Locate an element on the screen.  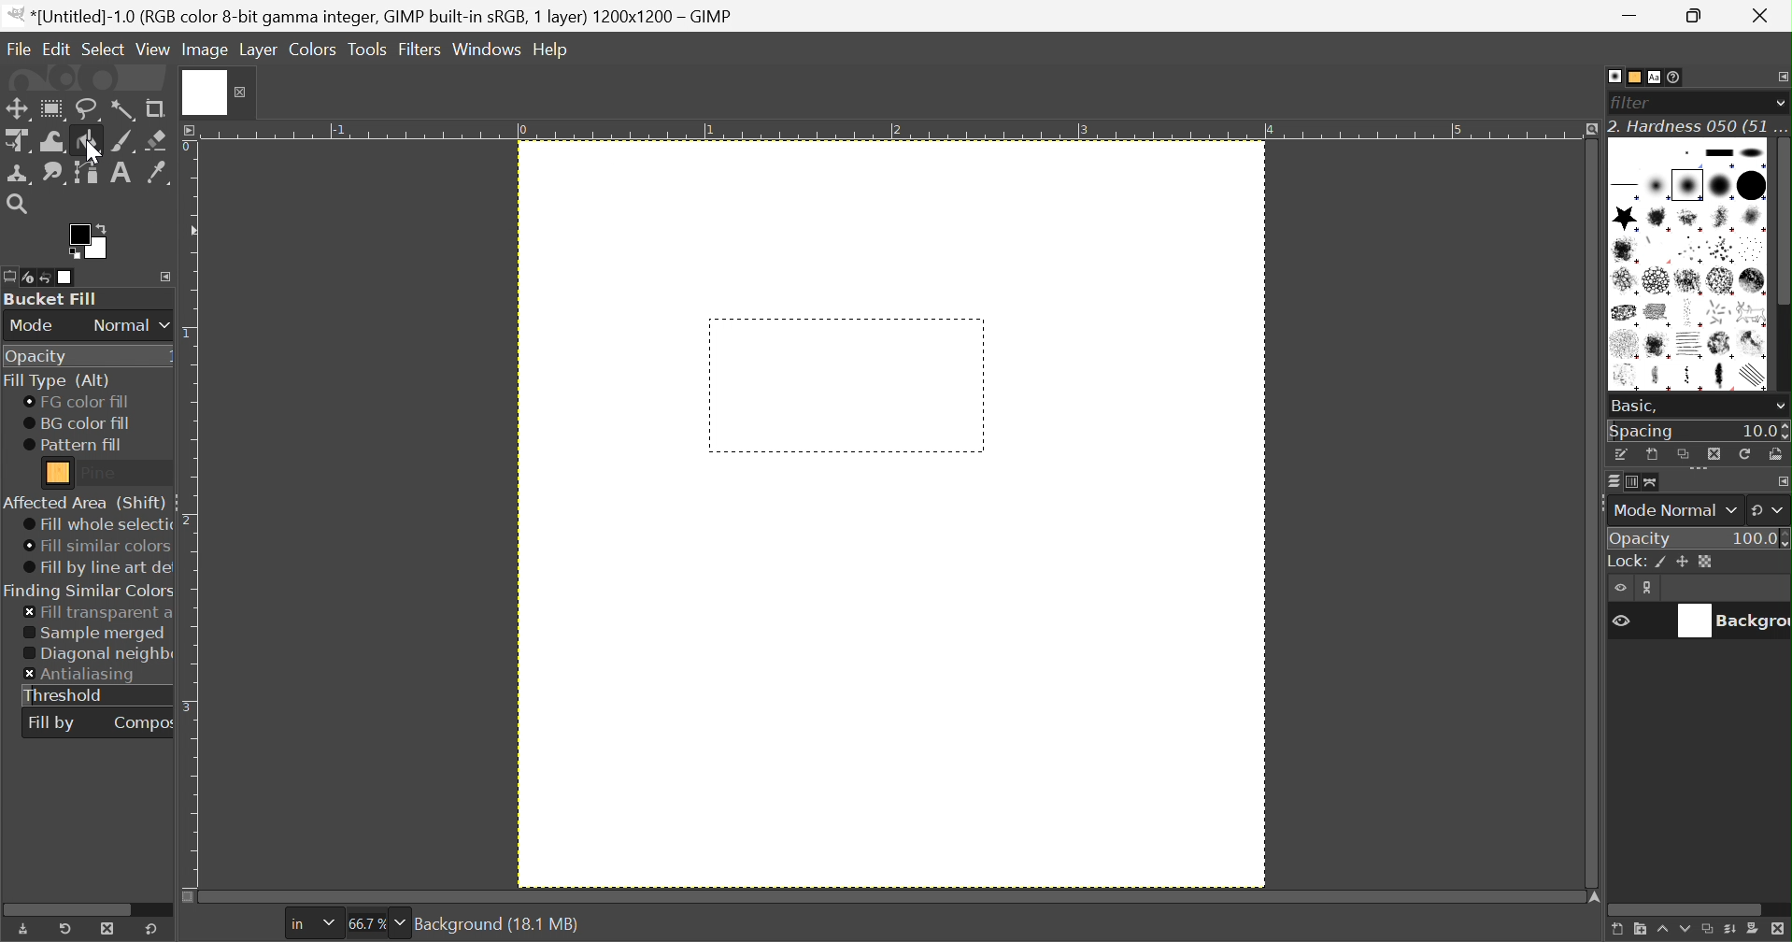
10.0 is located at coordinates (1765, 432).